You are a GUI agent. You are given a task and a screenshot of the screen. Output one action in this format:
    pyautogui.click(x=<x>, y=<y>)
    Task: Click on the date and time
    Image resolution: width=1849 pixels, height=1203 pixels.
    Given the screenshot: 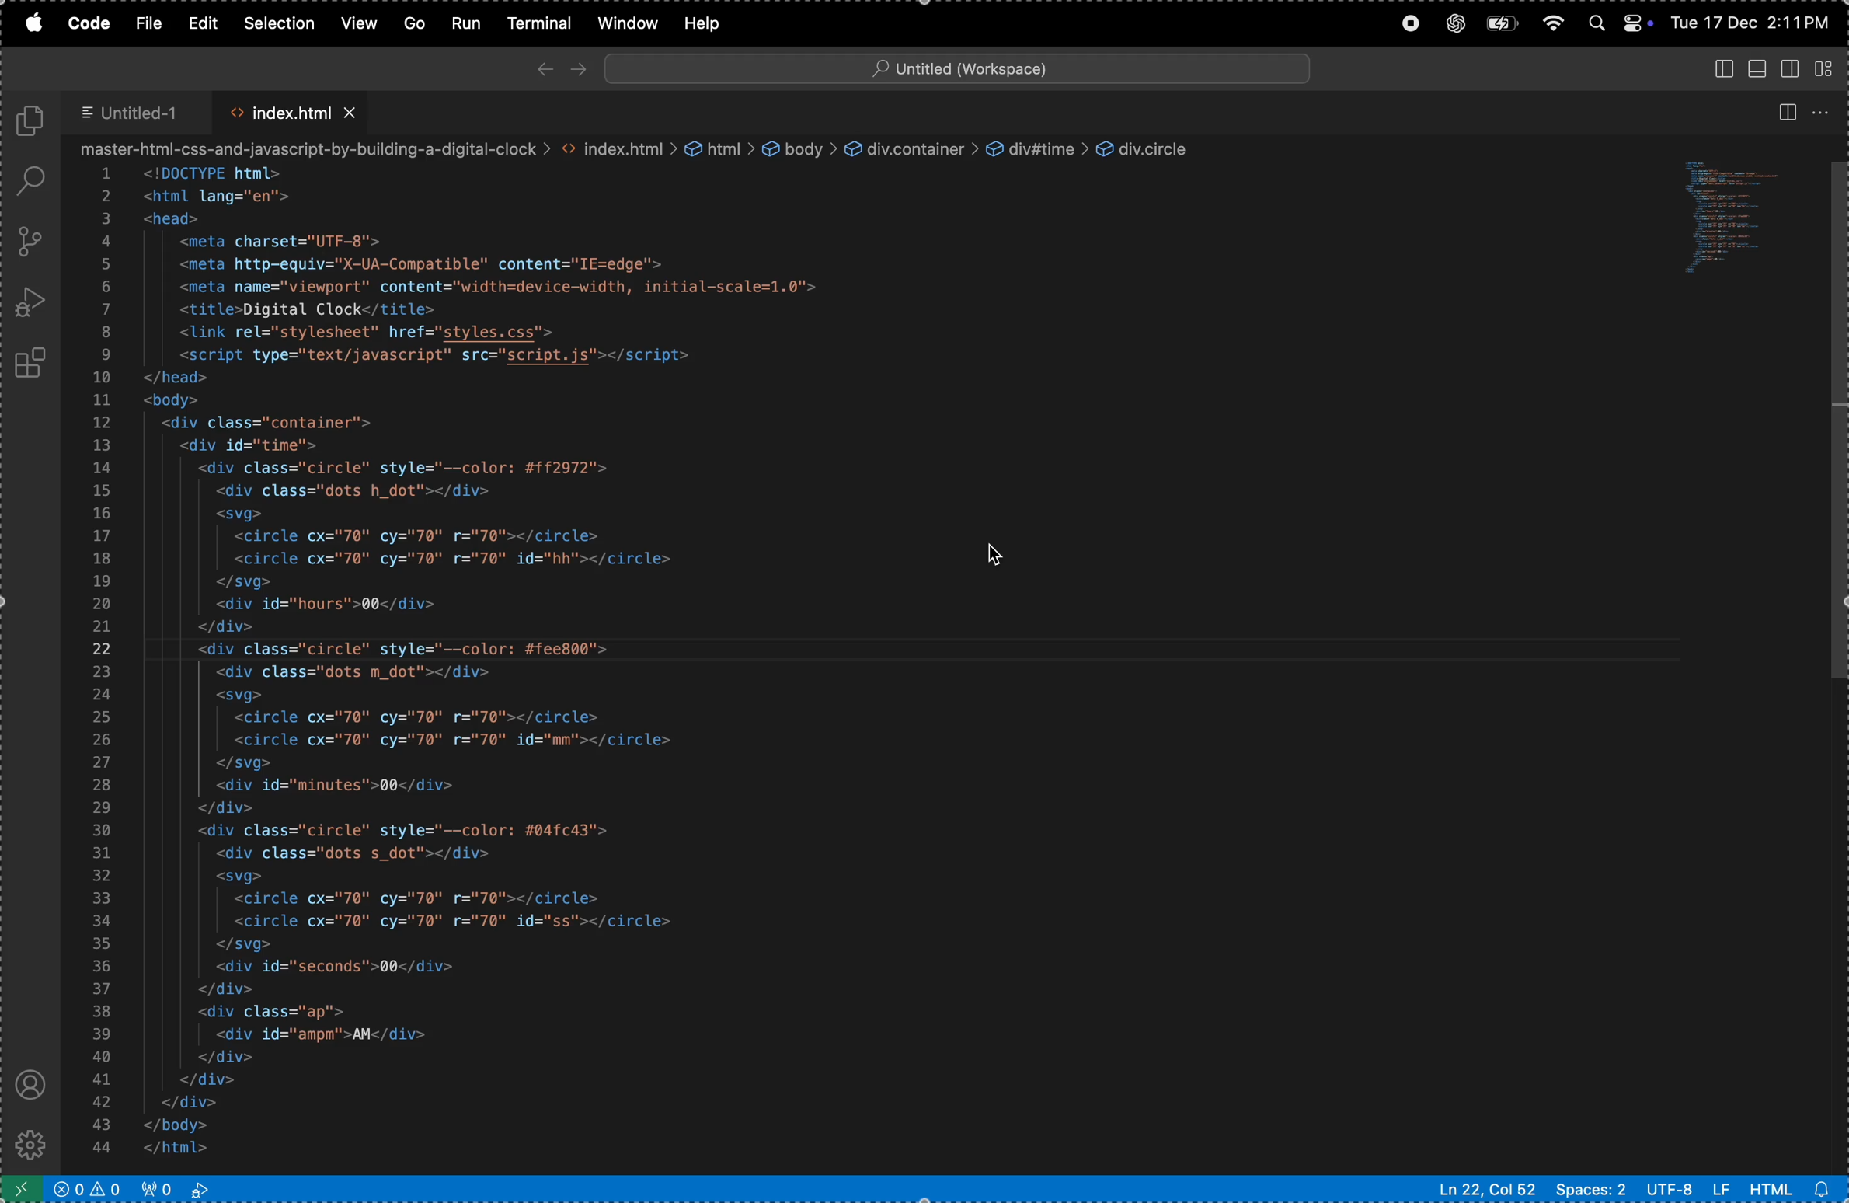 What is the action you would take?
    pyautogui.click(x=1753, y=21)
    